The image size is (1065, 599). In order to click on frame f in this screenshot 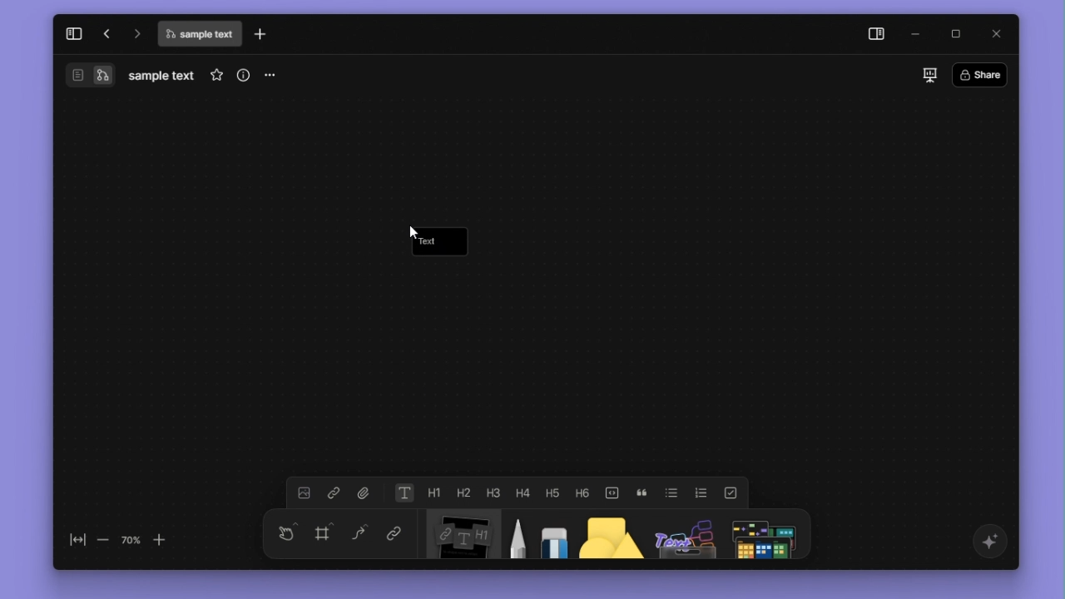, I will do `click(324, 533)`.